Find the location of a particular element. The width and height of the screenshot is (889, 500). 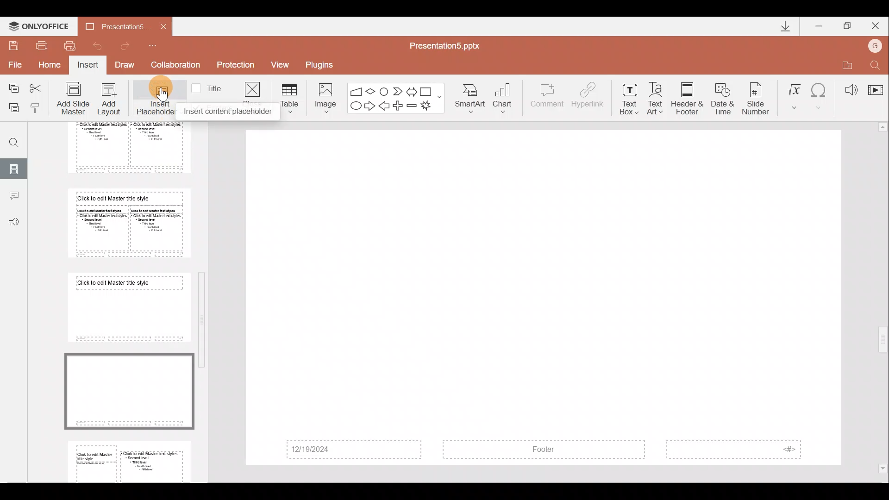

Header & footer is located at coordinates (687, 98).